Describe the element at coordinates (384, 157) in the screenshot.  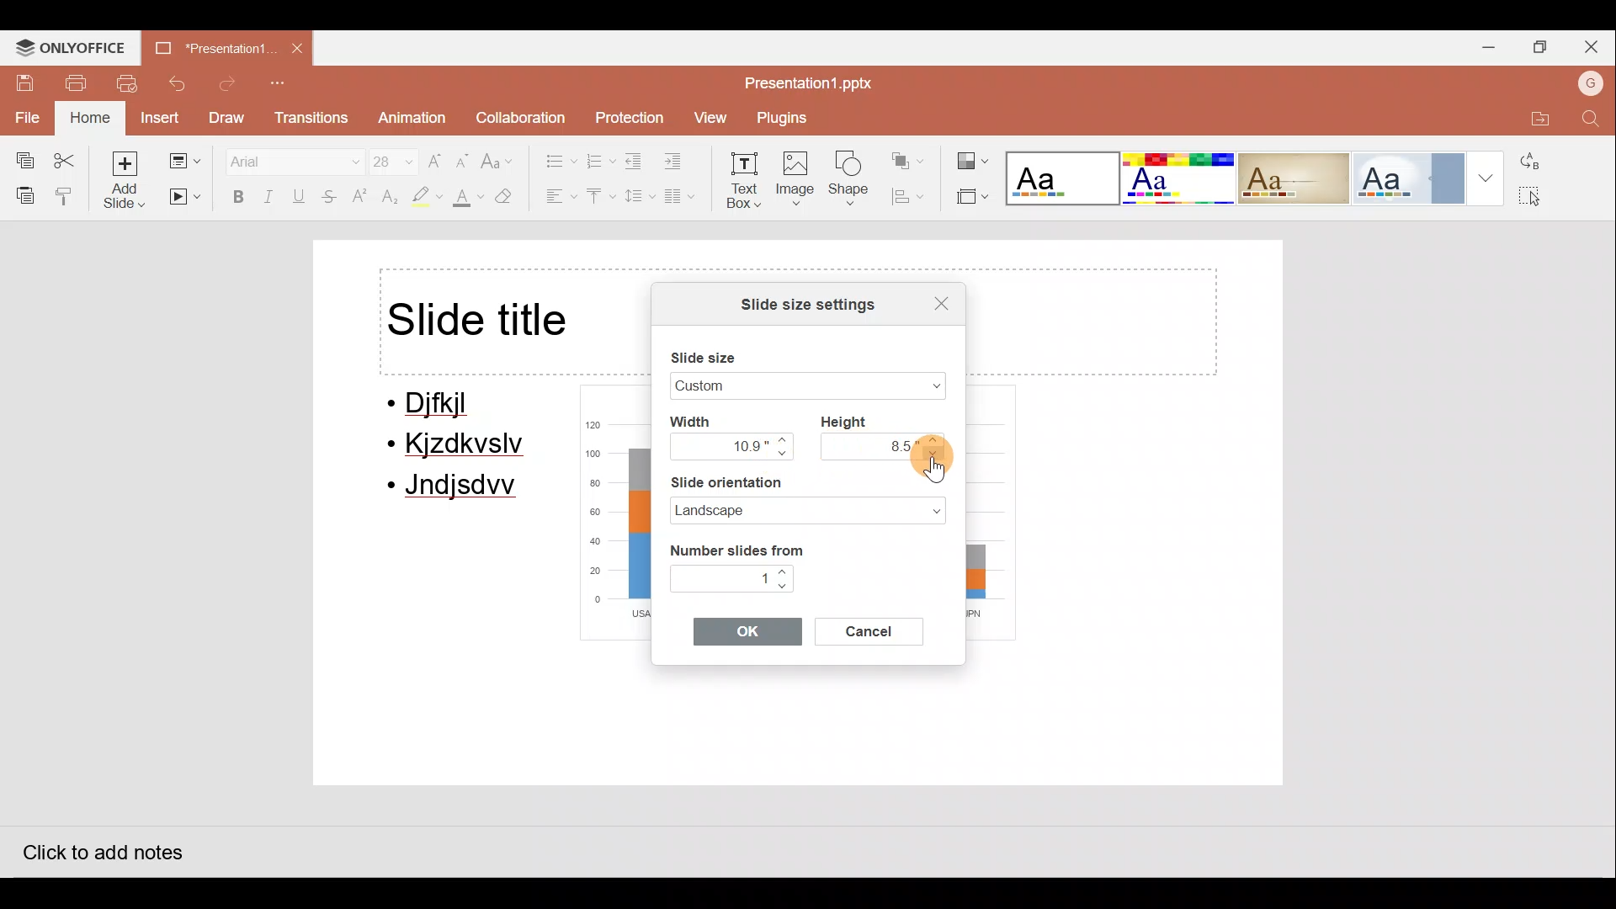
I see `Font size` at that location.